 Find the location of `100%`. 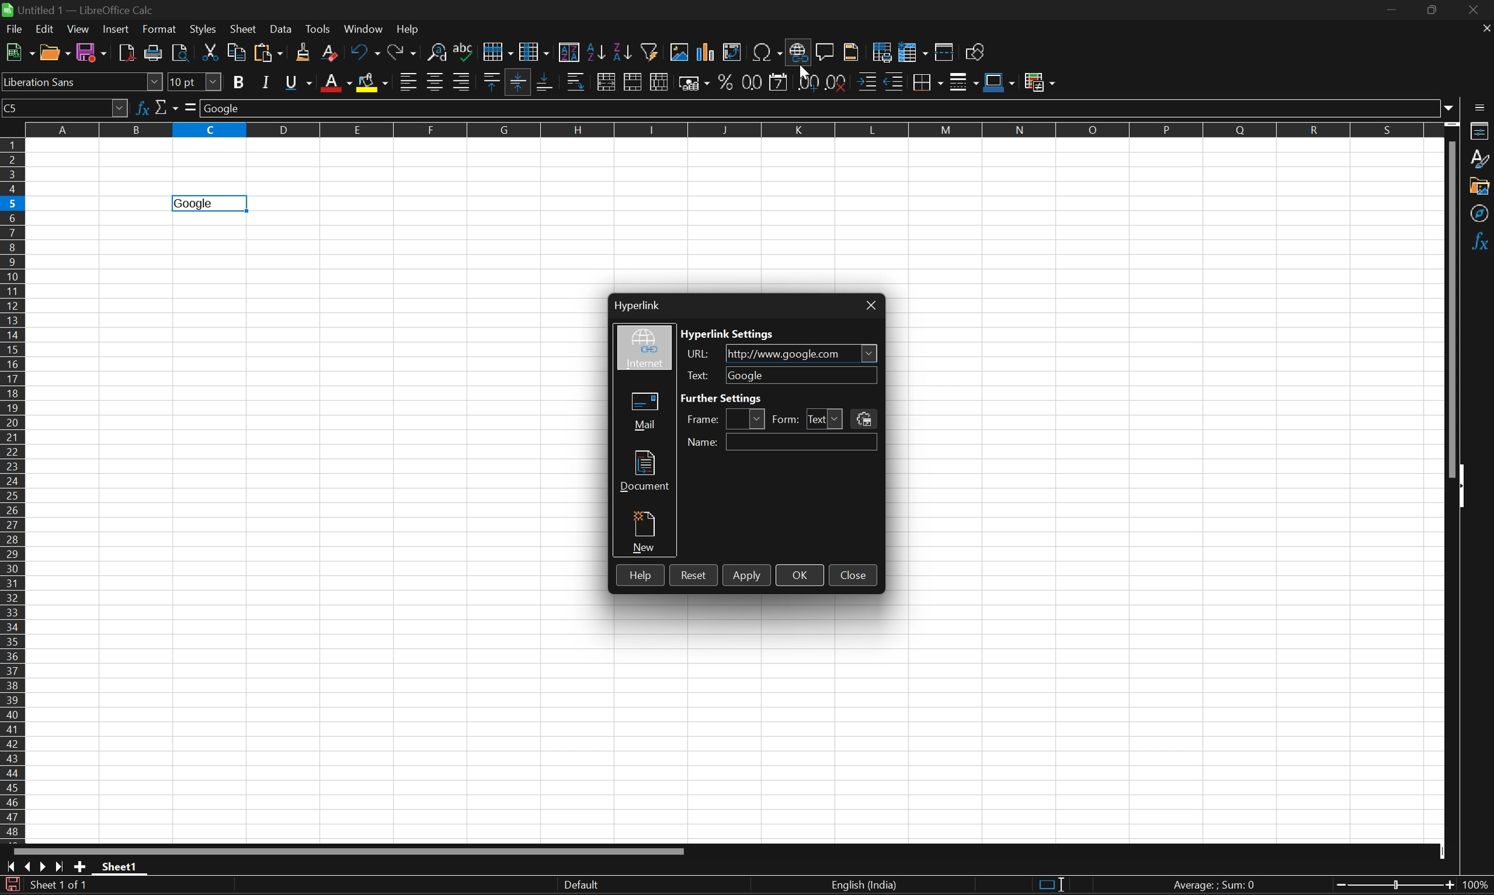

100% is located at coordinates (1477, 885).